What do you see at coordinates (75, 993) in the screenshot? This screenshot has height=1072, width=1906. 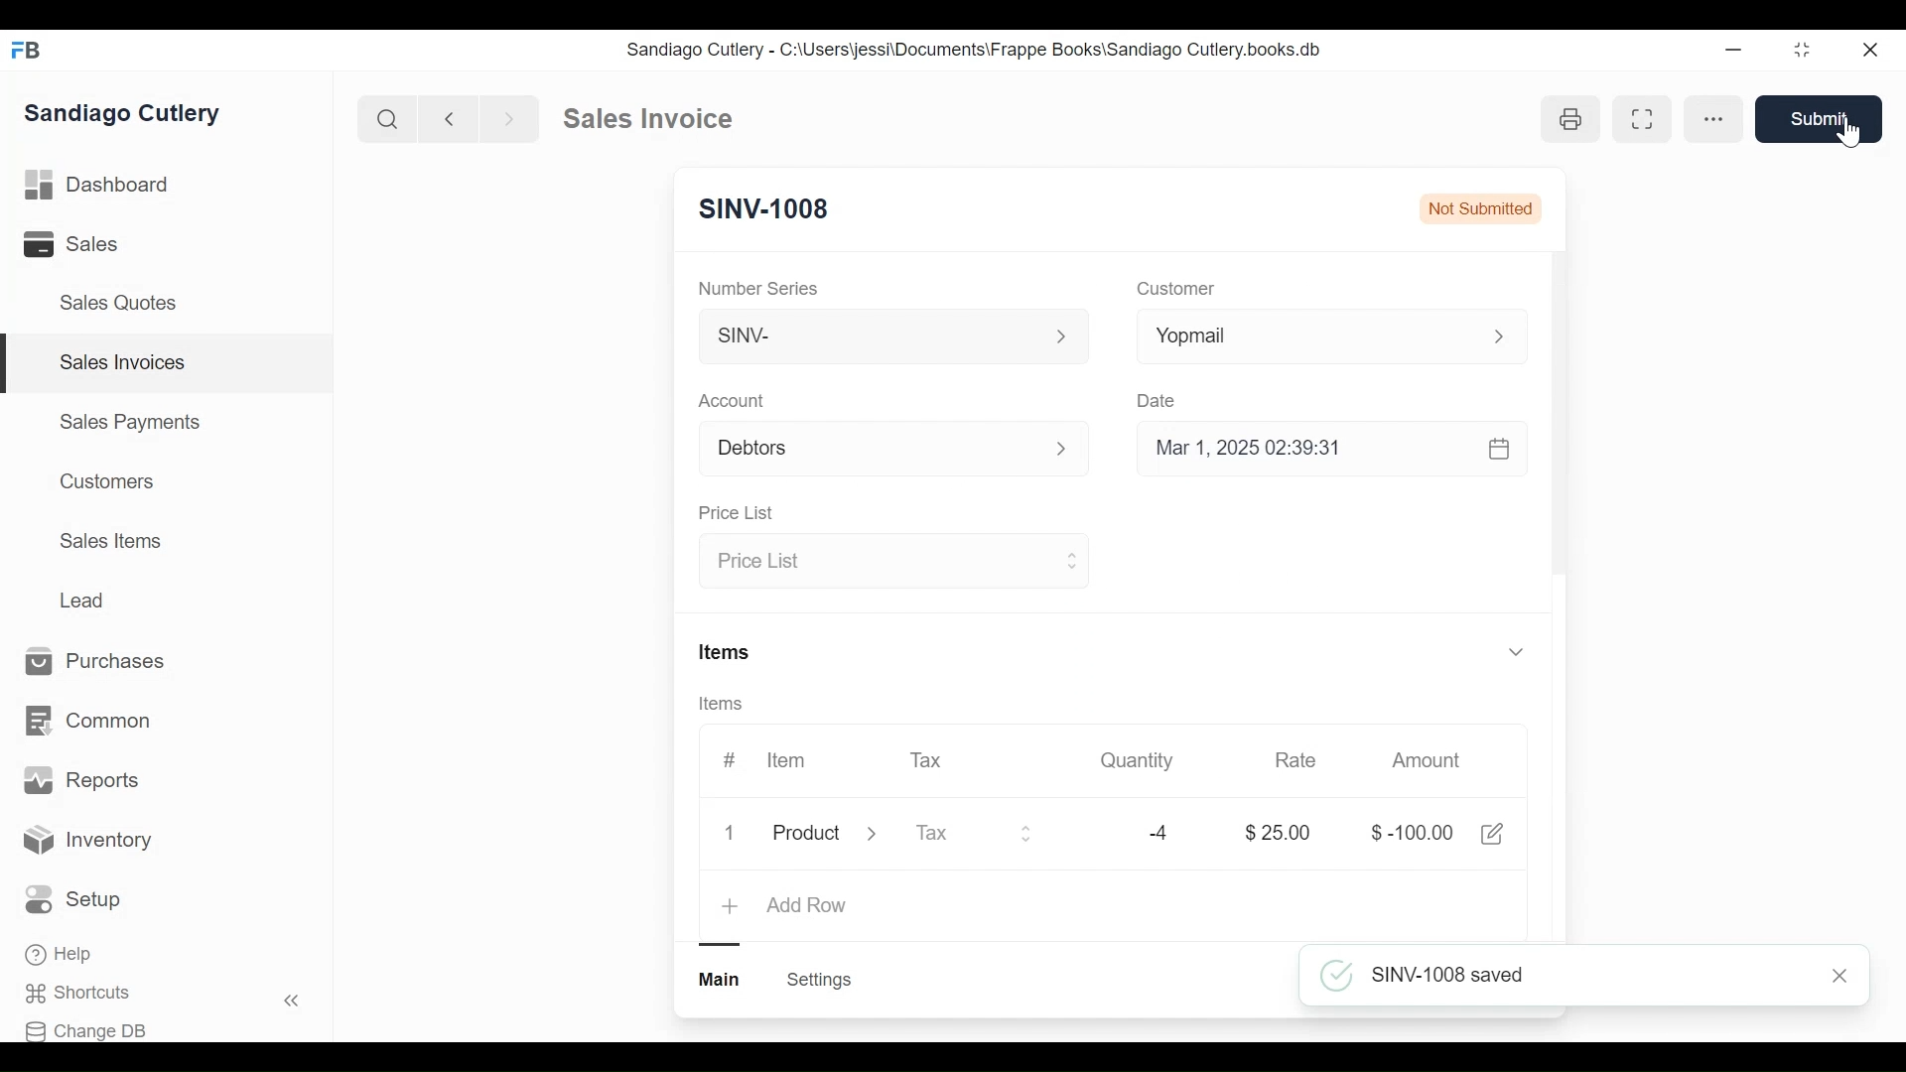 I see `Shortcuts` at bounding box center [75, 993].